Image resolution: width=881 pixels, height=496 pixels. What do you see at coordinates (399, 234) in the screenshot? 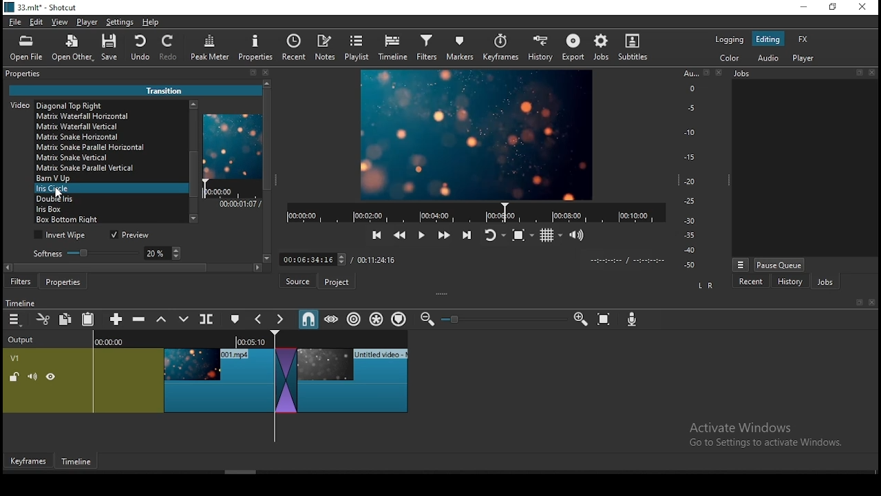
I see `play quickly backward` at bounding box center [399, 234].